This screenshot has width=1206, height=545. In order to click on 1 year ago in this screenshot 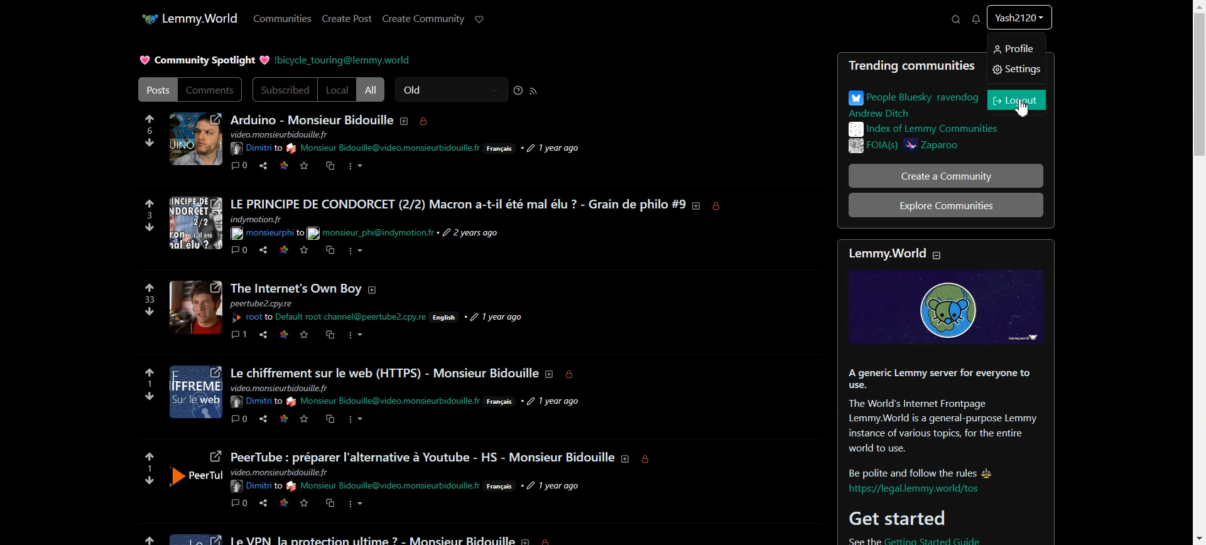, I will do `click(557, 485)`.